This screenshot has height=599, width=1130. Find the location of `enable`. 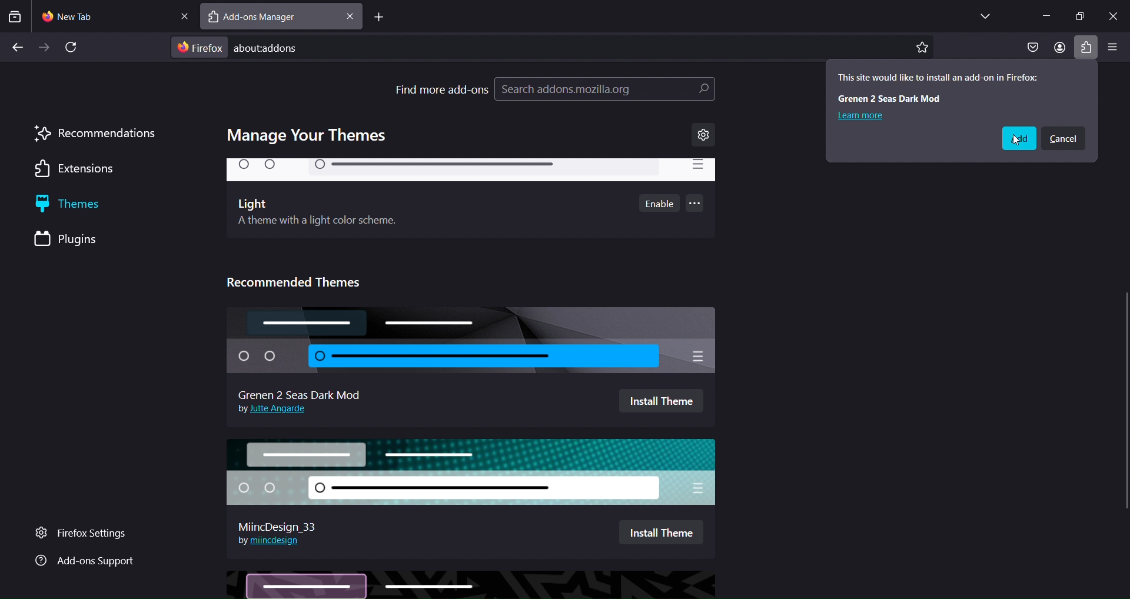

enable is located at coordinates (660, 203).